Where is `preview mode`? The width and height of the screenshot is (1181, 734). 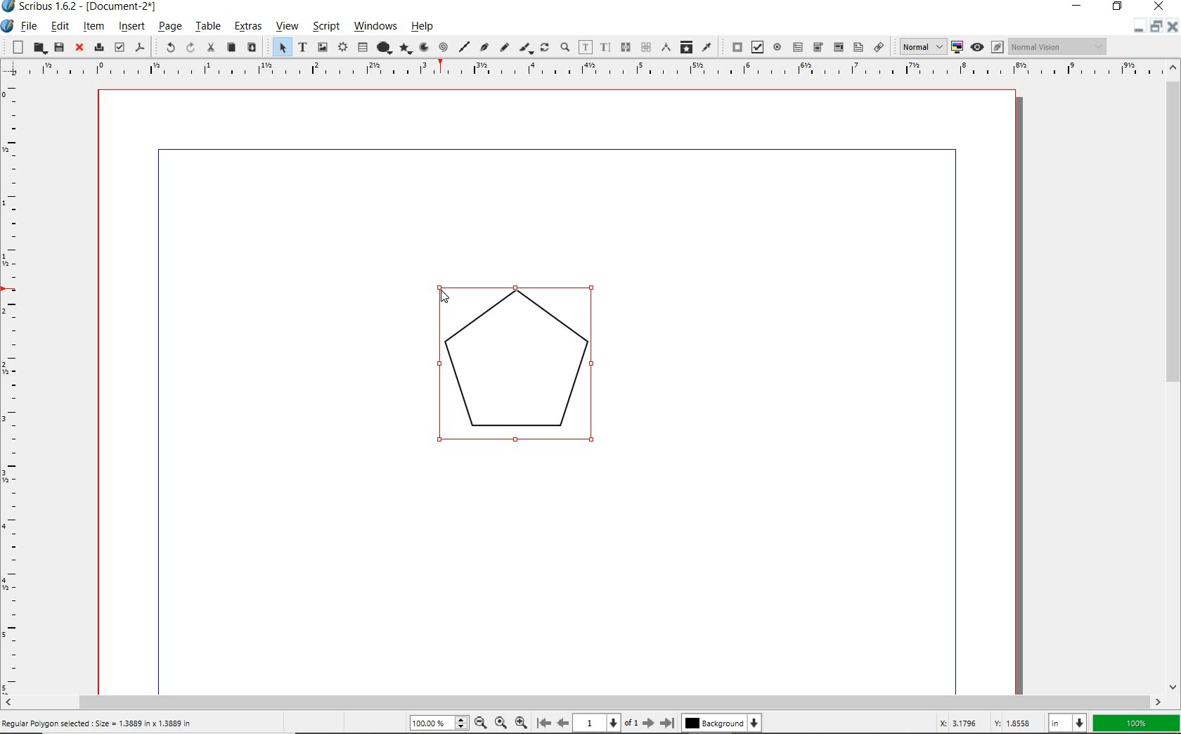
preview mode is located at coordinates (986, 47).